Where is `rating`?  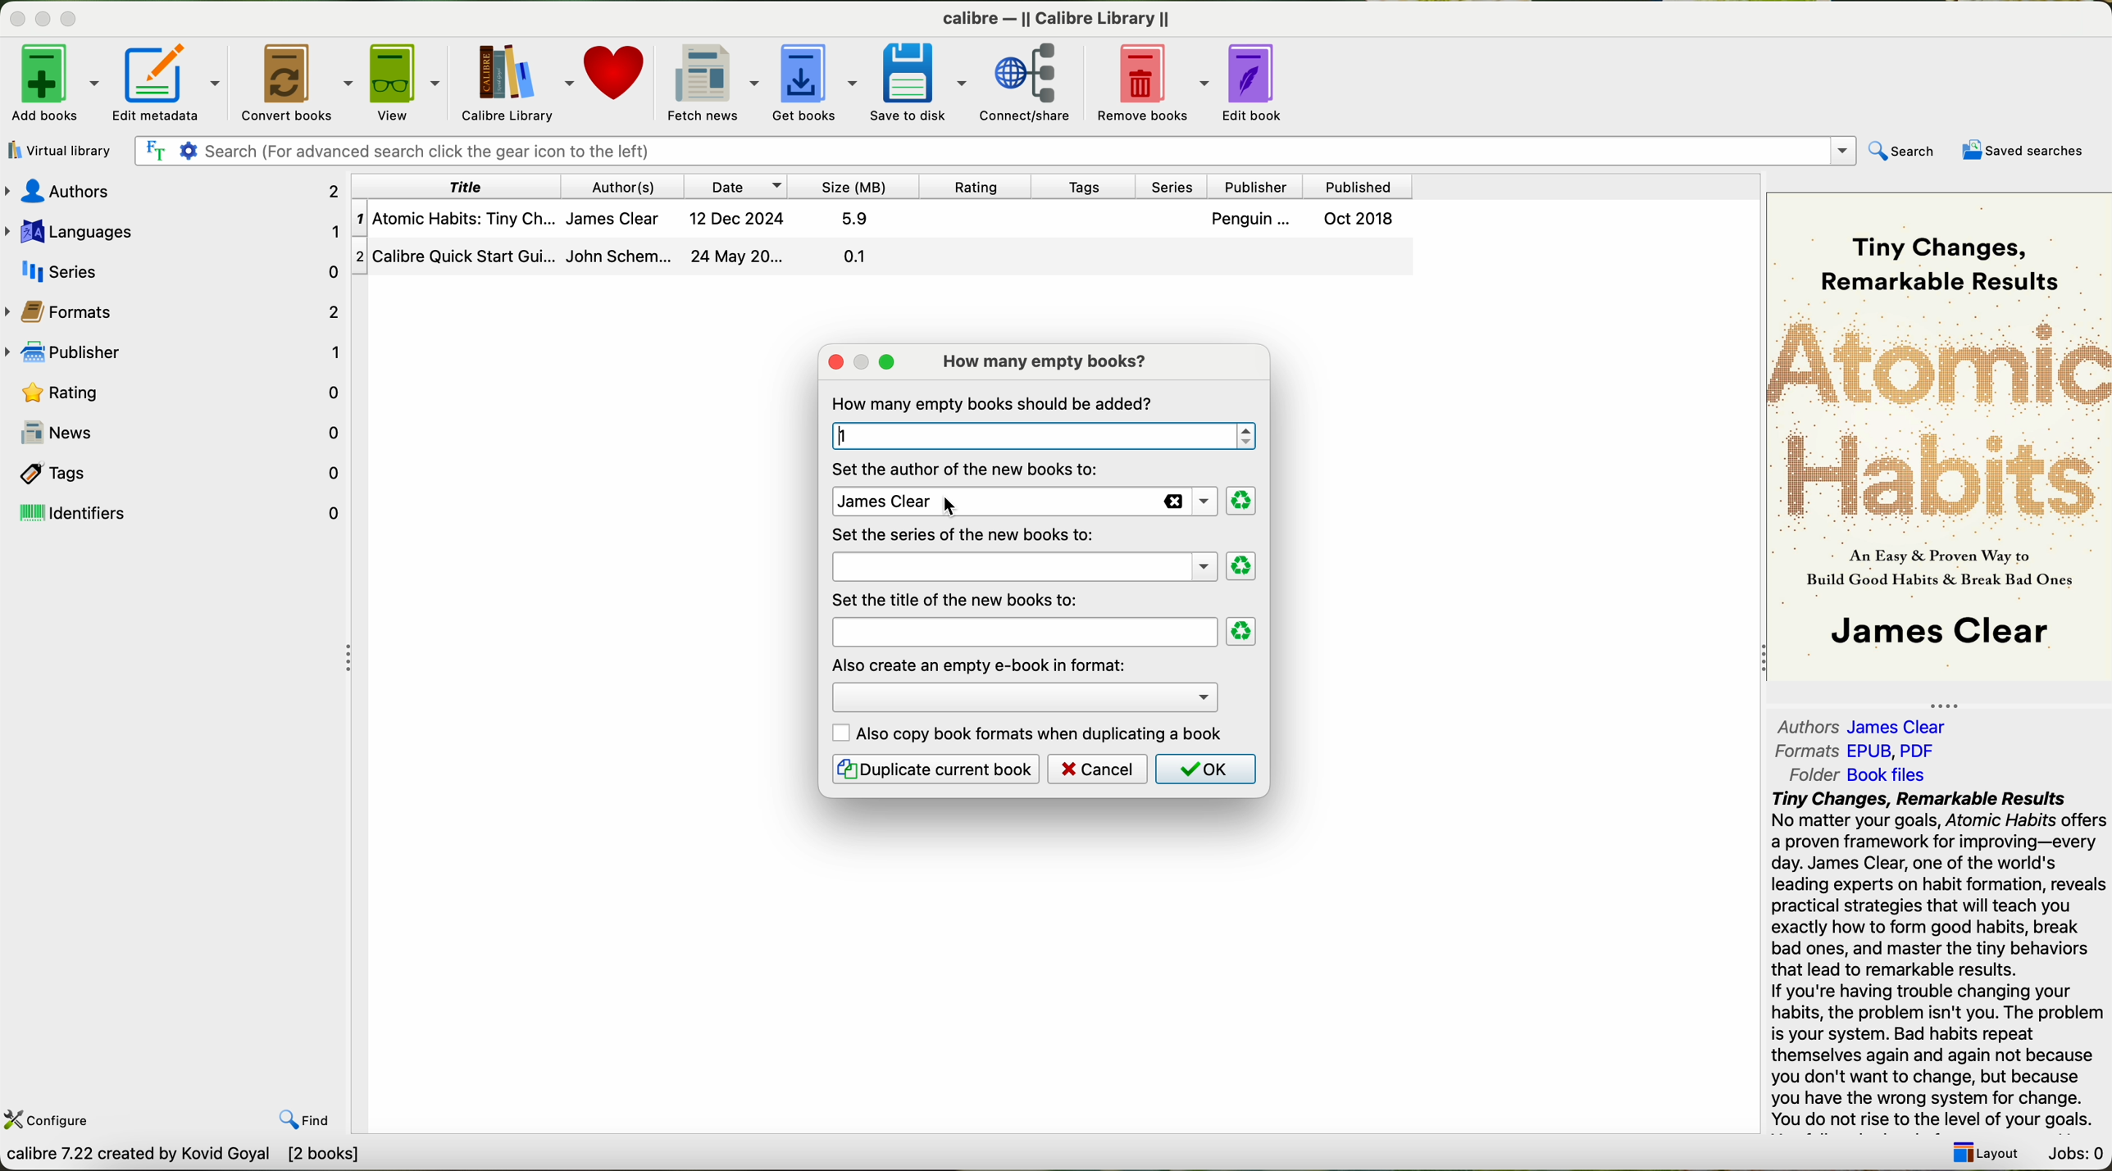
rating is located at coordinates (175, 392).